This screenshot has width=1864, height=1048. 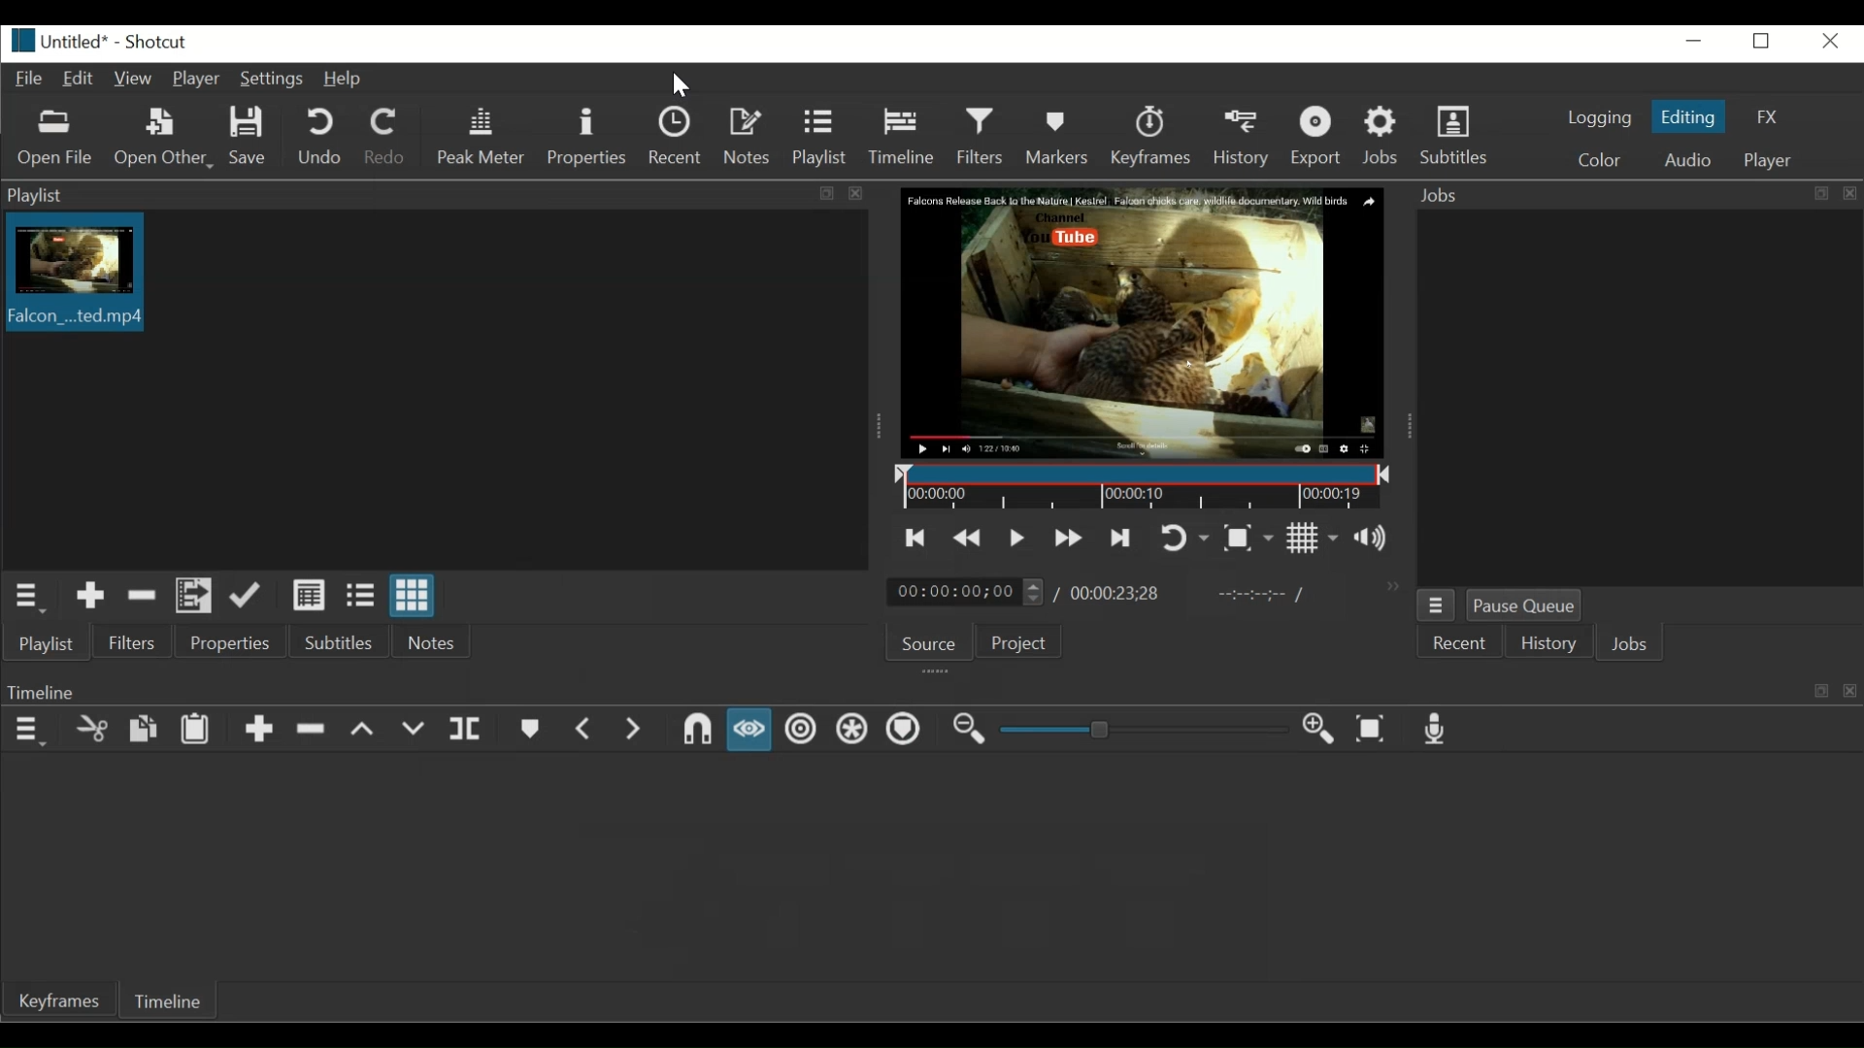 What do you see at coordinates (79, 81) in the screenshot?
I see `Edit` at bounding box center [79, 81].